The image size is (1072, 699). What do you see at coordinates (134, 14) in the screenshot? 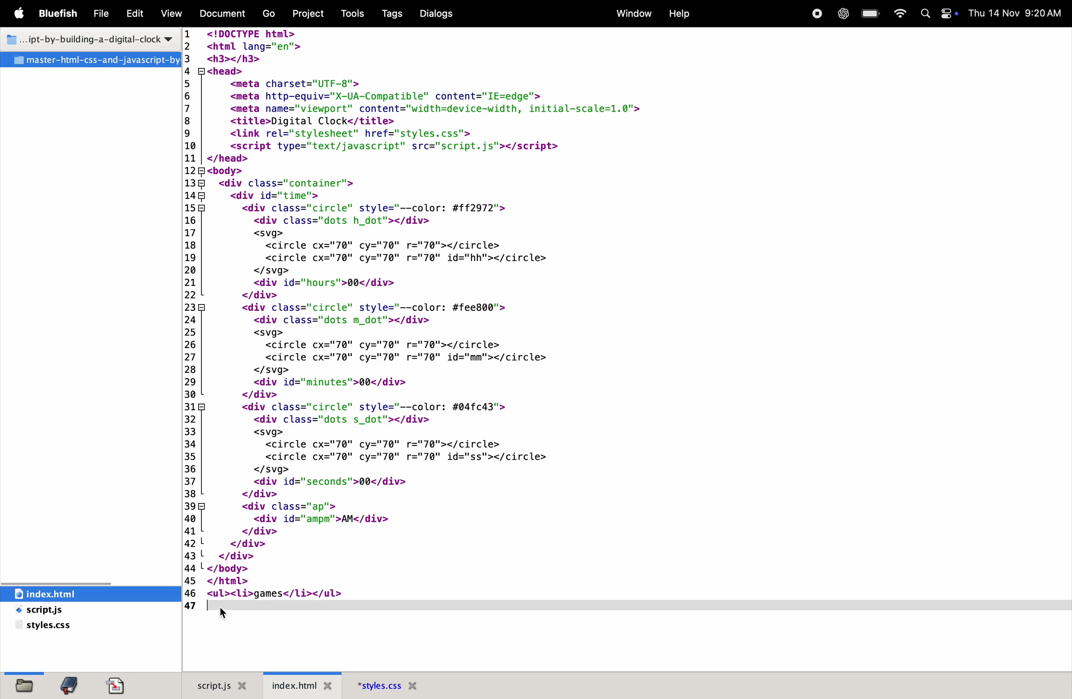
I see `Edit` at bounding box center [134, 14].